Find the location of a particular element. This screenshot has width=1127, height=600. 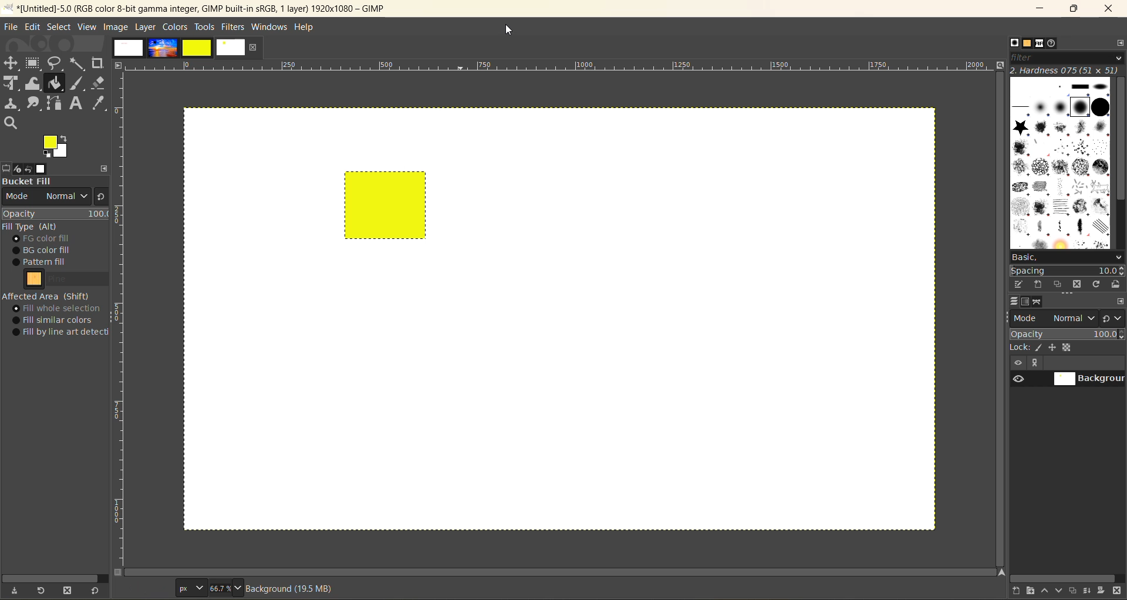

fg color is located at coordinates (58, 239).